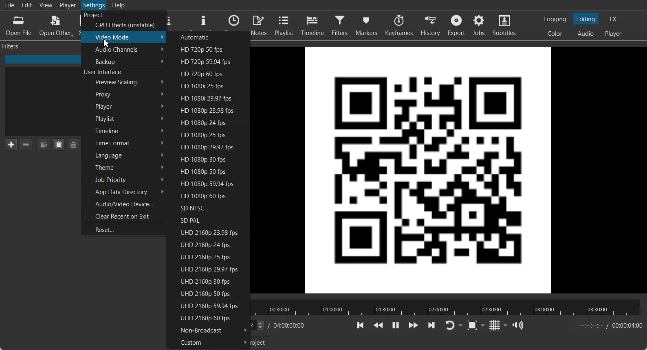  What do you see at coordinates (519, 325) in the screenshot?
I see `Show the volume control` at bounding box center [519, 325].